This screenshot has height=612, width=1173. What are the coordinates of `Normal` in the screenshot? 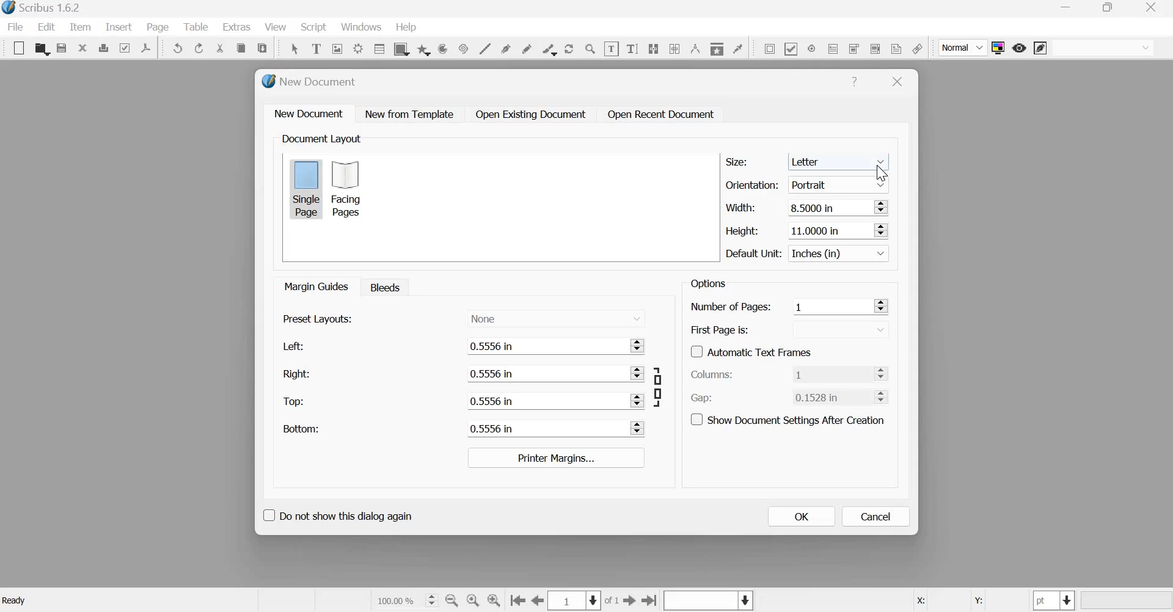 It's located at (963, 48).